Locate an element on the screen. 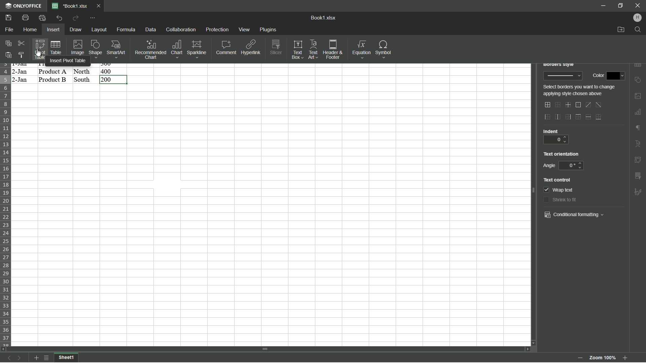  File name  is located at coordinates (71, 6).